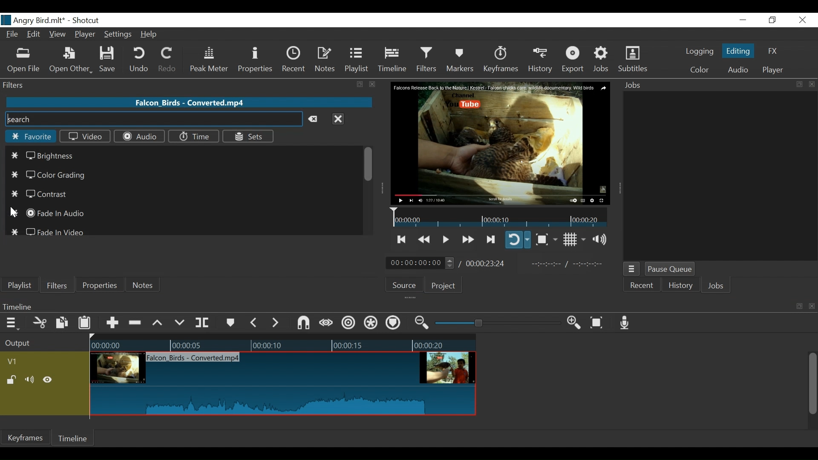 The height and width of the screenshot is (460, 818). I want to click on Search, so click(153, 119).